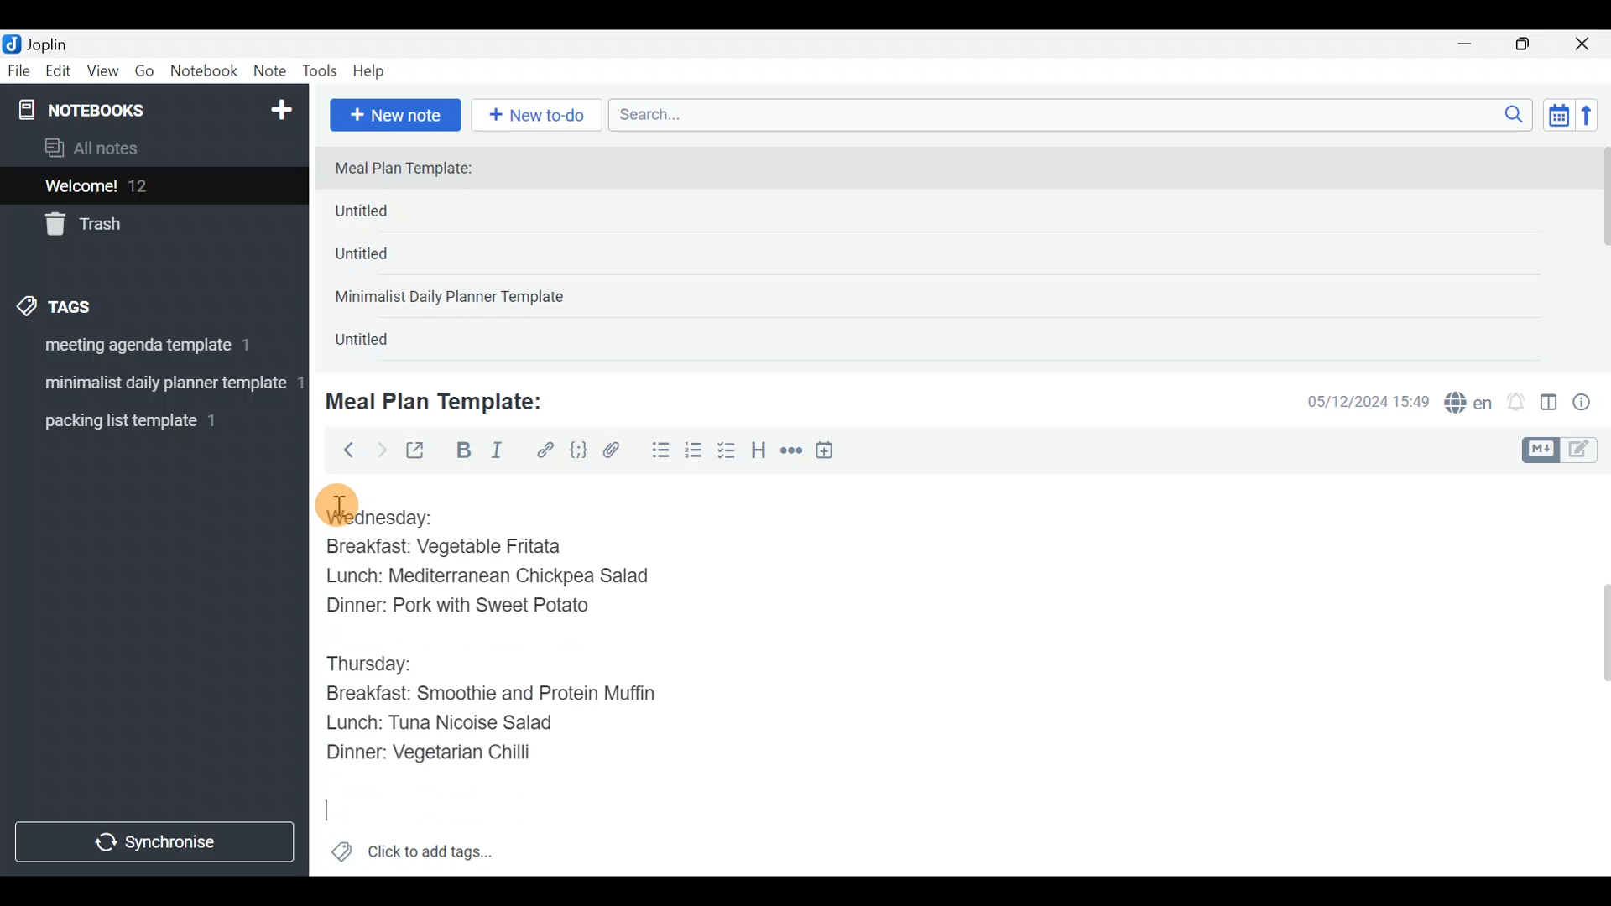 This screenshot has width=1611, height=906. Describe the element at coordinates (58, 42) in the screenshot. I see `Joplin` at that location.